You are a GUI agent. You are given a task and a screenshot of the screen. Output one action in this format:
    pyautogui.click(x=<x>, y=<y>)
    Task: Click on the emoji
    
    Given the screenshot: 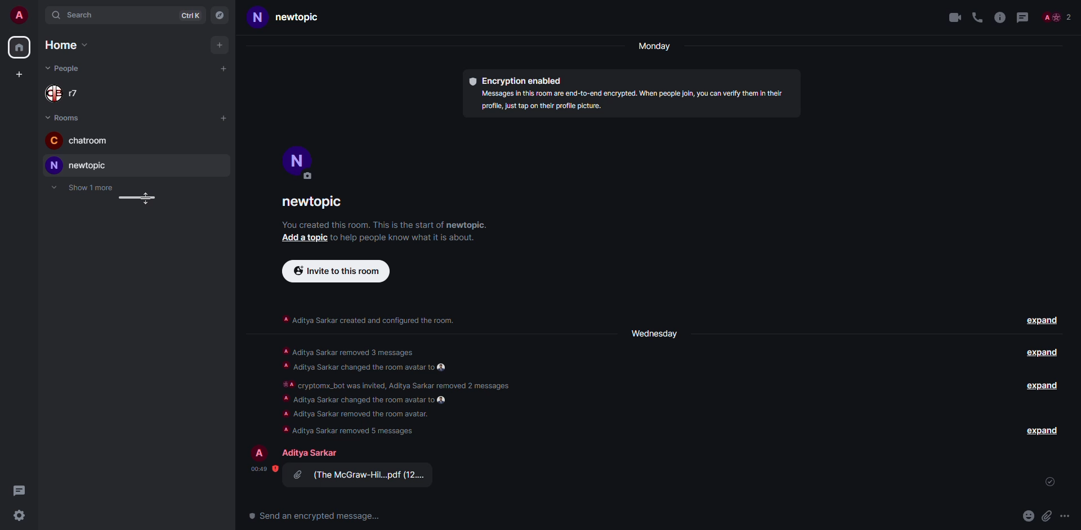 What is the action you would take?
    pyautogui.click(x=1029, y=515)
    